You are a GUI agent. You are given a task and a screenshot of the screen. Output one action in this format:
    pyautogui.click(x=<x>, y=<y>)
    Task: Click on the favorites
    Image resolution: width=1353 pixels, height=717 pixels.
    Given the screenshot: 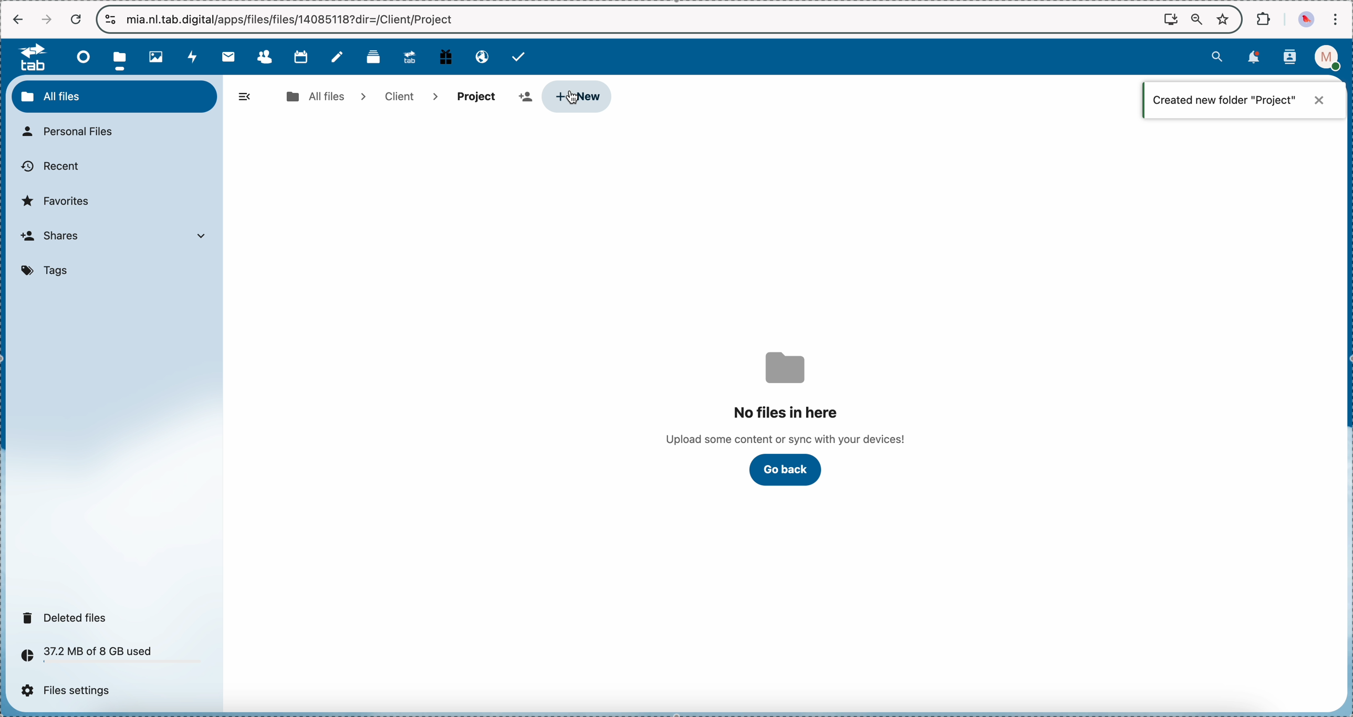 What is the action you would take?
    pyautogui.click(x=1225, y=18)
    